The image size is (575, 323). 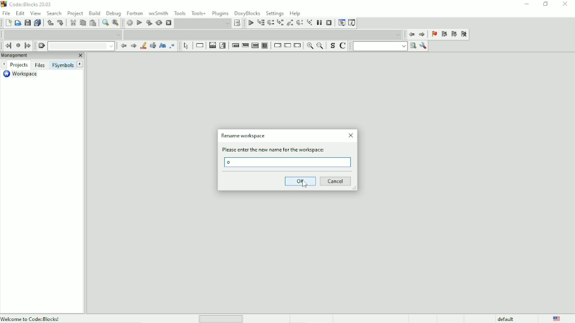 What do you see at coordinates (276, 150) in the screenshot?
I see `Please enter the new name for the workspace` at bounding box center [276, 150].